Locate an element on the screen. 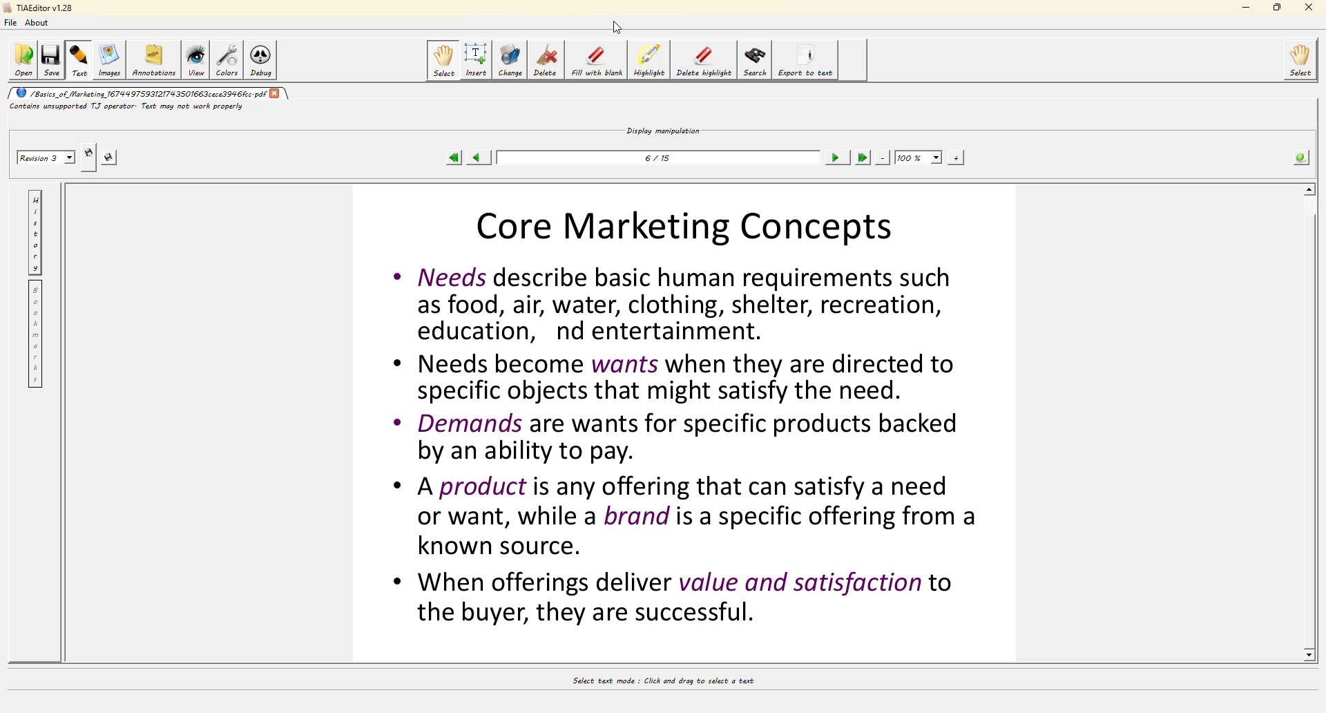  about is located at coordinates (40, 23).